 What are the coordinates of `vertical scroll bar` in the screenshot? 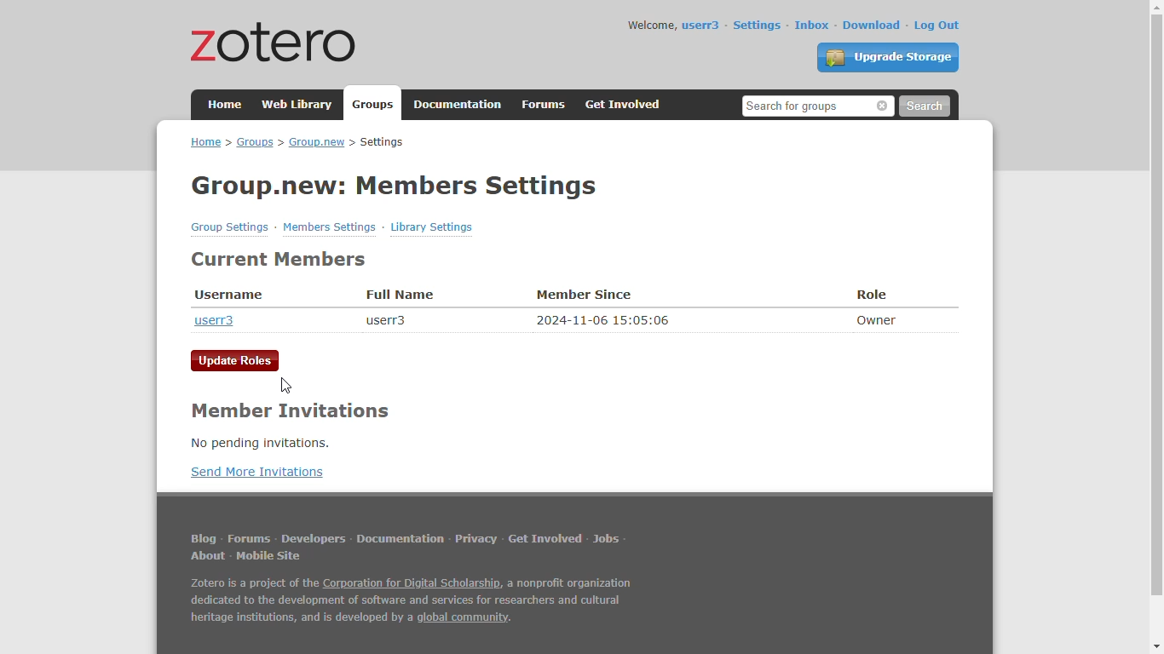 It's located at (1155, 306).